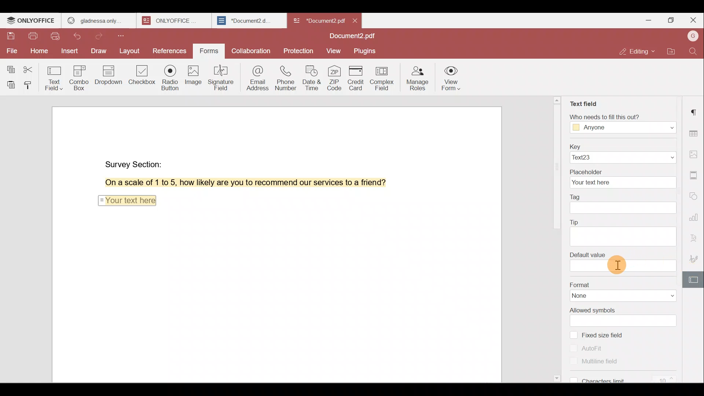 Image resolution: width=704 pixels, height=396 pixels. I want to click on Find, so click(694, 51).